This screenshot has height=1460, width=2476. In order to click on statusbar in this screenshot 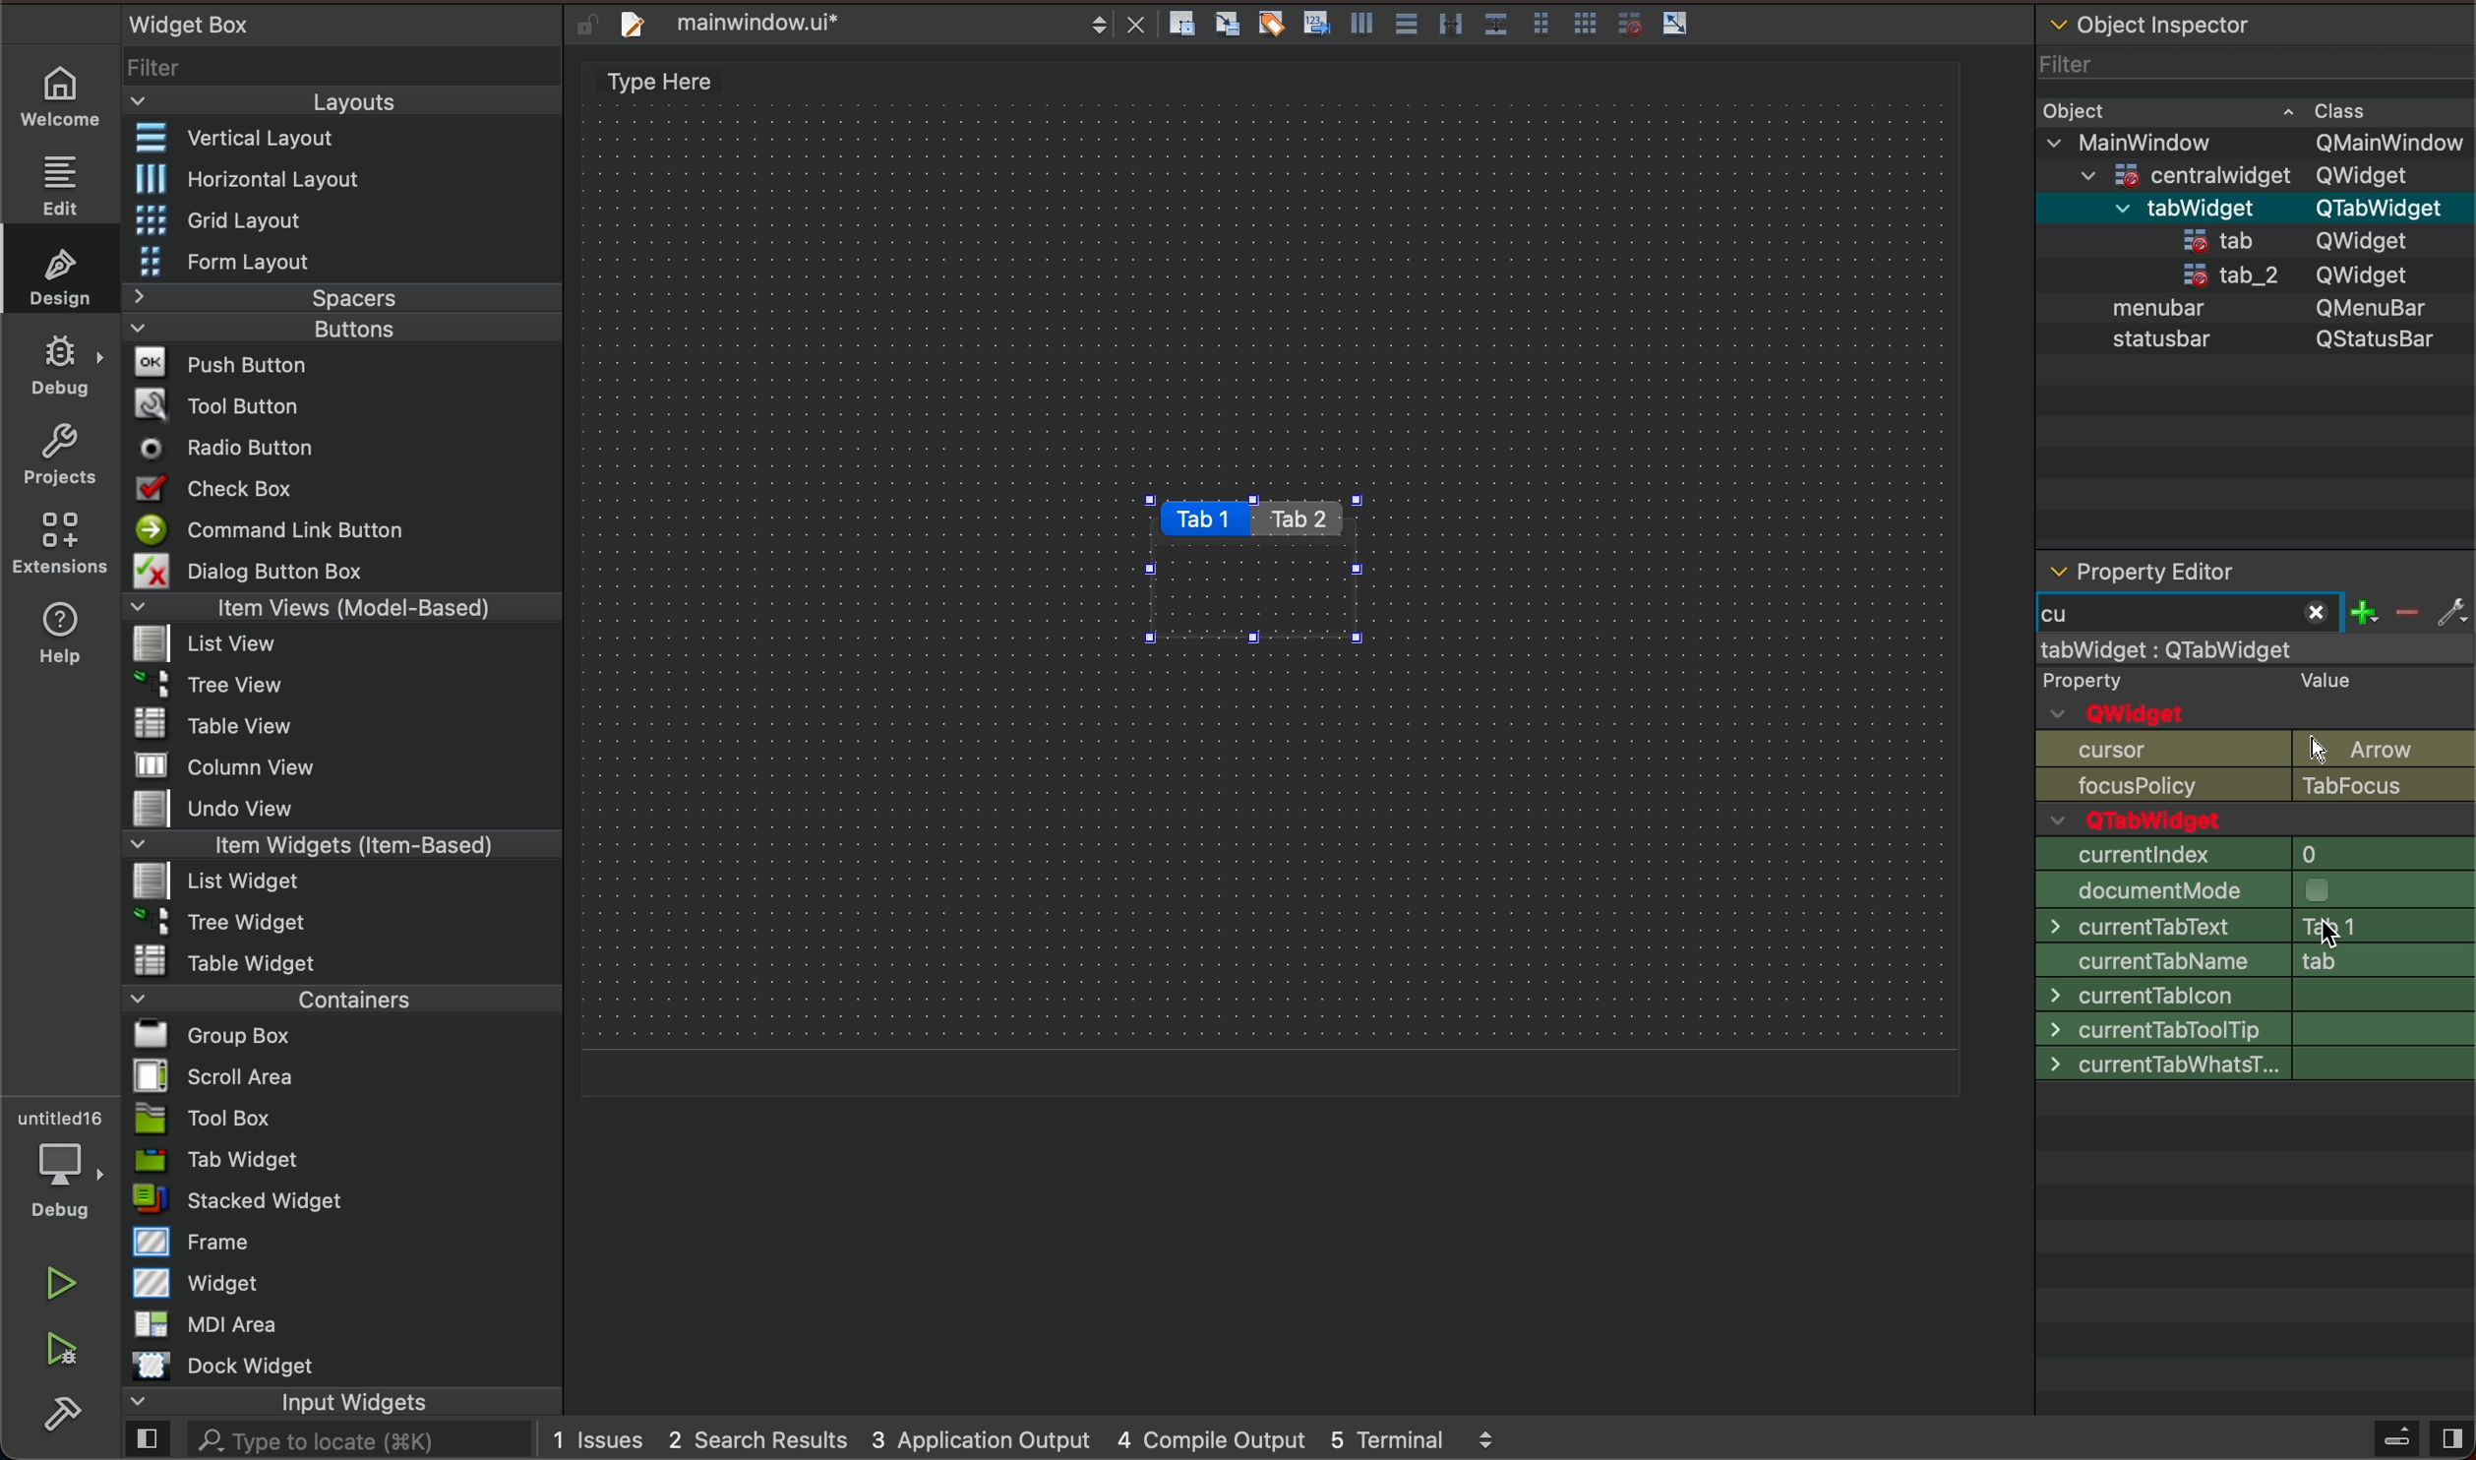, I will do `click(2166, 343)`.